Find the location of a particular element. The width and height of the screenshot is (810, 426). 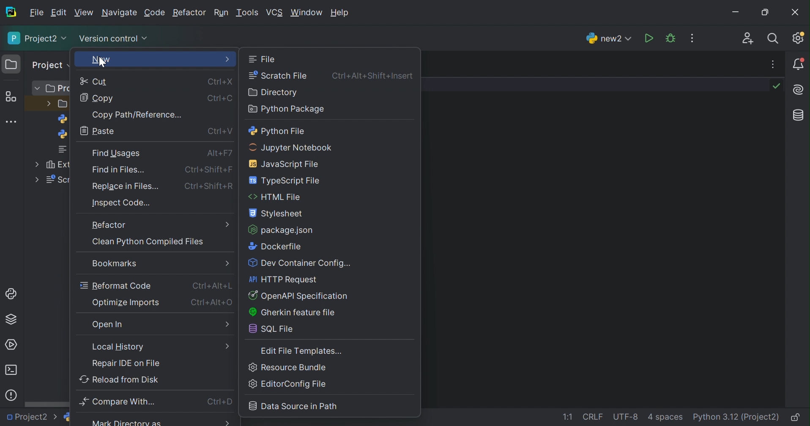

Data source in path is located at coordinates (294, 406).